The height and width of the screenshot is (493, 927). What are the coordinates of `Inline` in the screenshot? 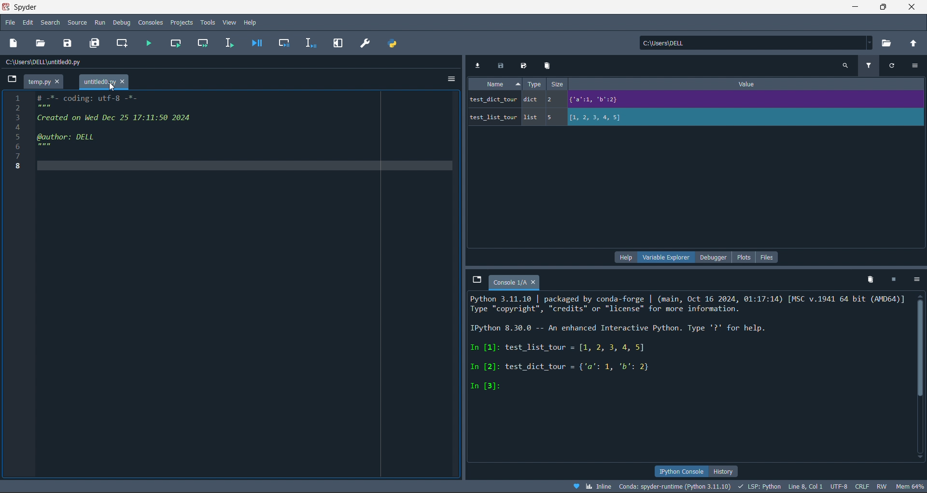 It's located at (593, 486).